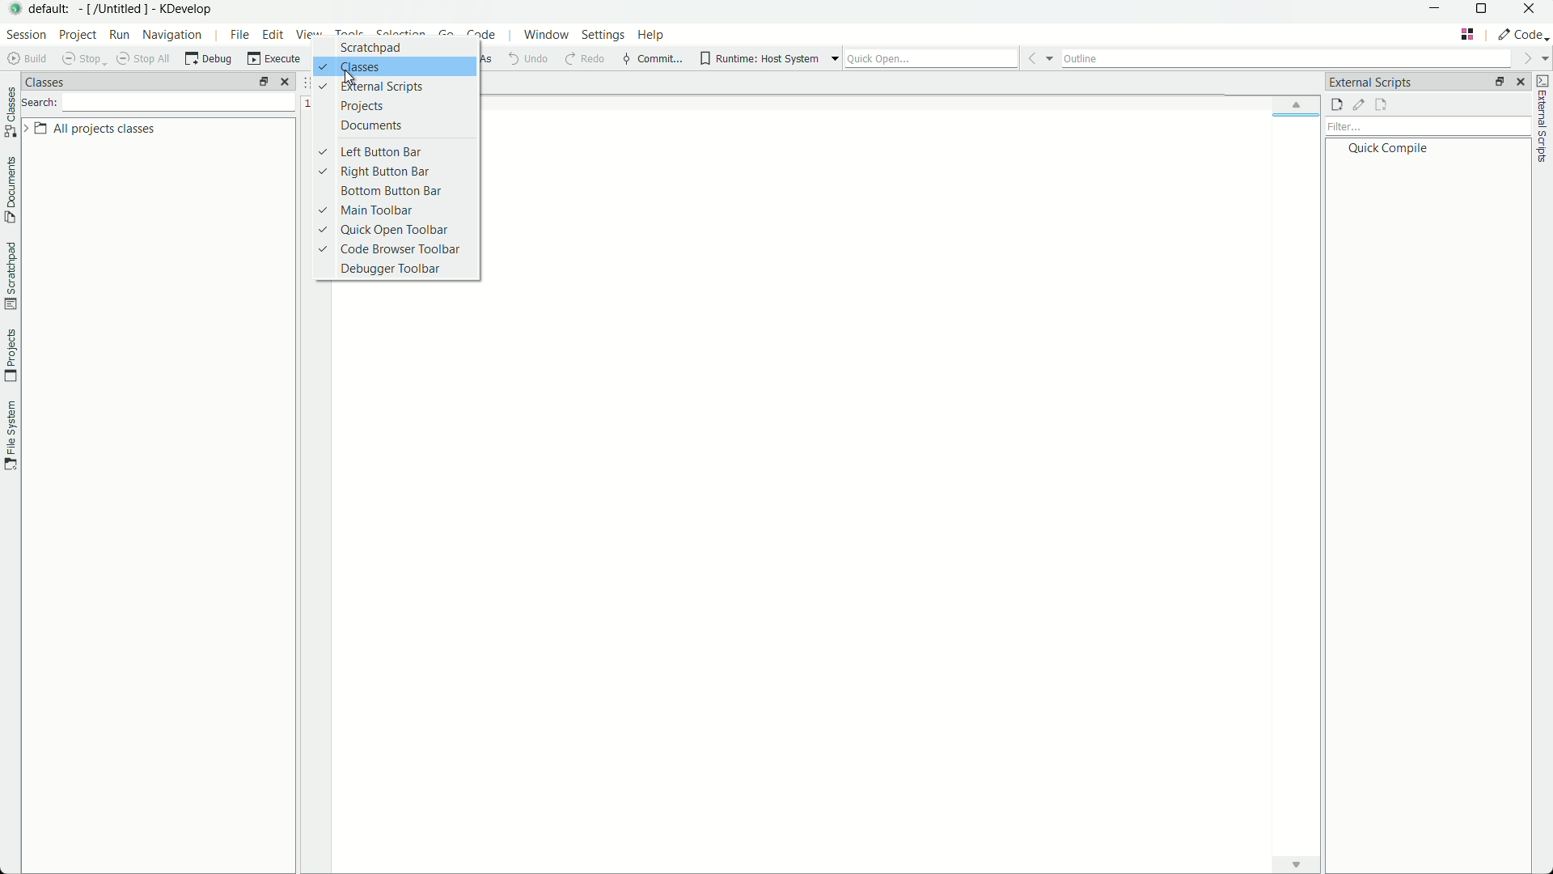 Image resolution: width=1553 pixels, height=874 pixels. I want to click on code menu, so click(479, 34).